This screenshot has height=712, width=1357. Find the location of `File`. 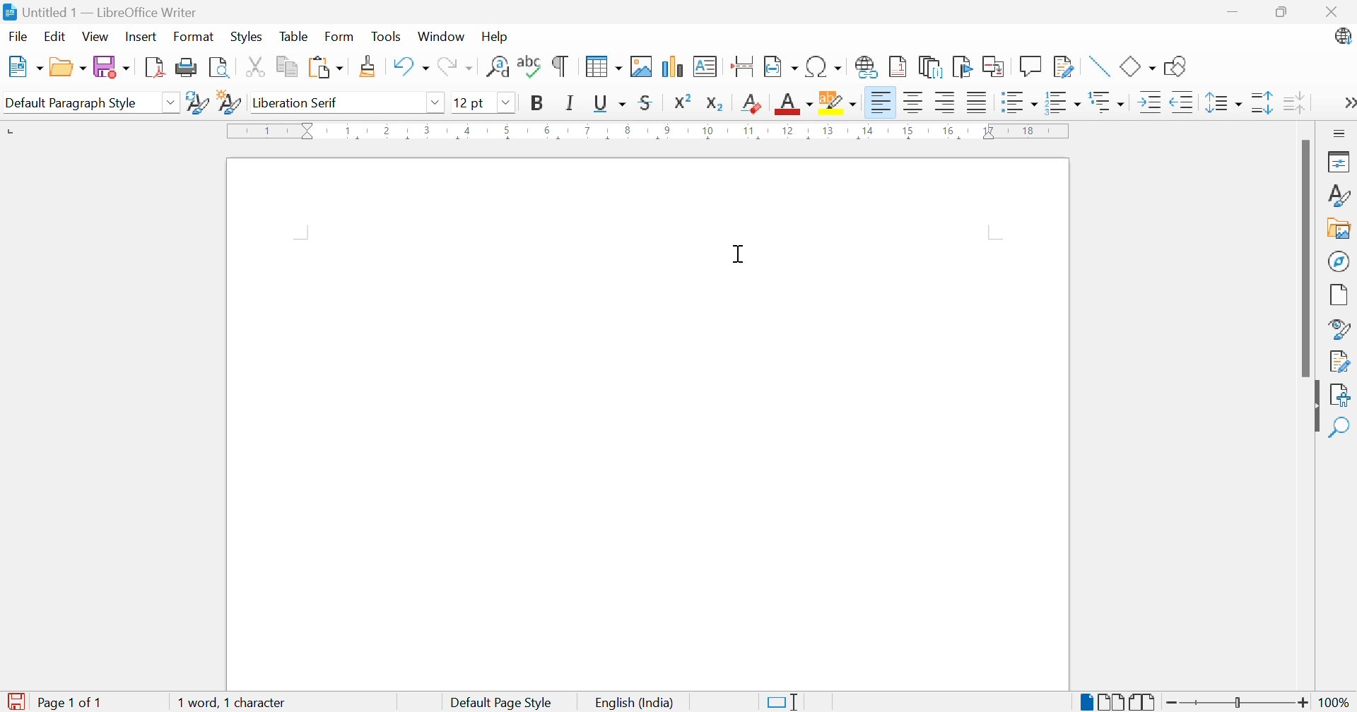

File is located at coordinates (16, 35).